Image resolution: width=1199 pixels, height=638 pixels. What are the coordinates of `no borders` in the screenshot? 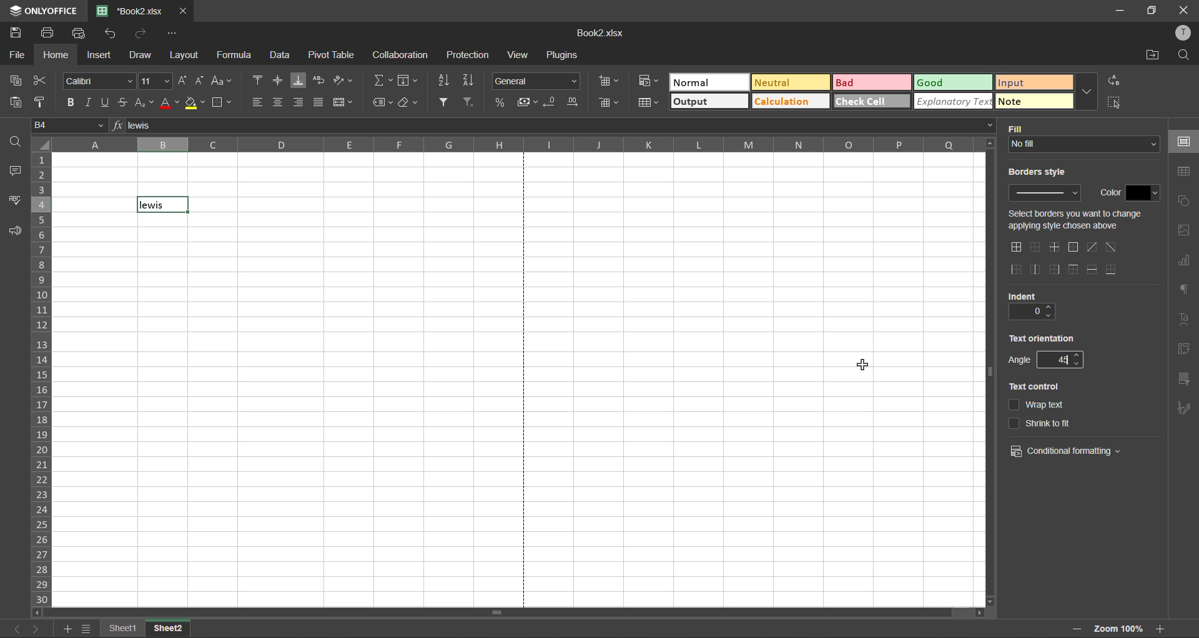 It's located at (1034, 245).